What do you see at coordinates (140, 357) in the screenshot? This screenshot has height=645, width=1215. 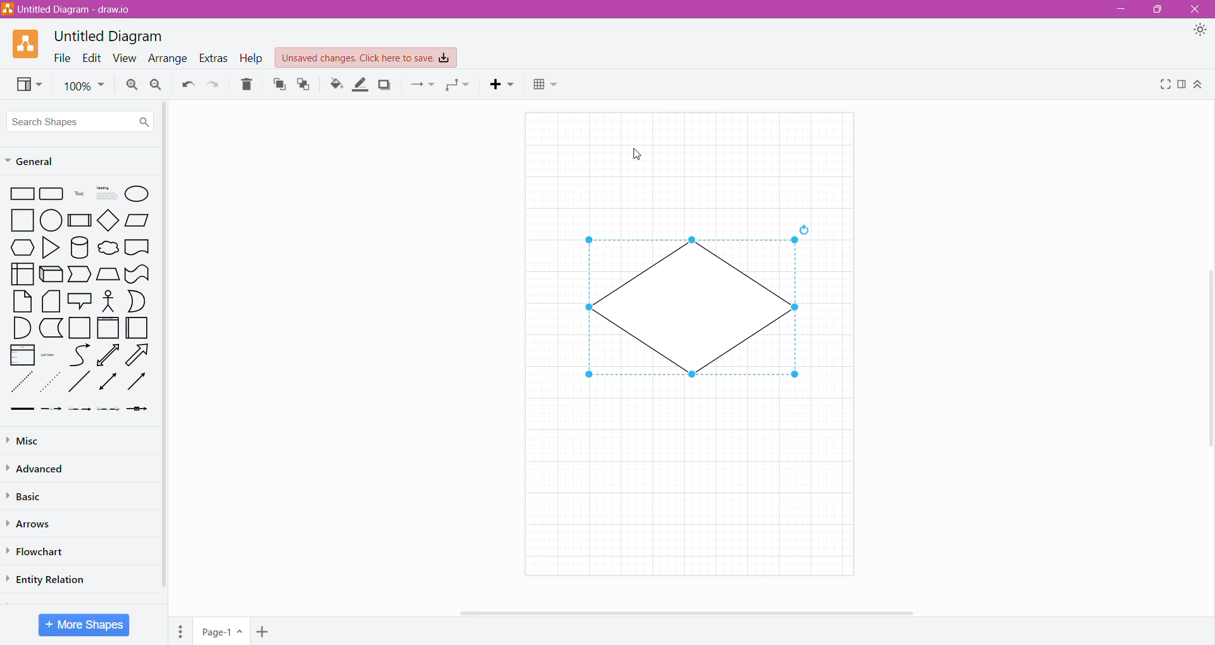 I see `Arrow` at bounding box center [140, 357].